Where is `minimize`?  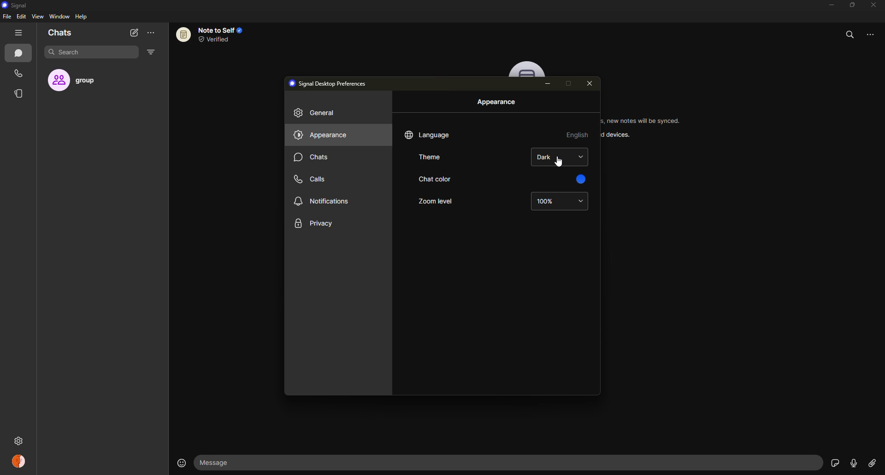 minimize is located at coordinates (549, 83).